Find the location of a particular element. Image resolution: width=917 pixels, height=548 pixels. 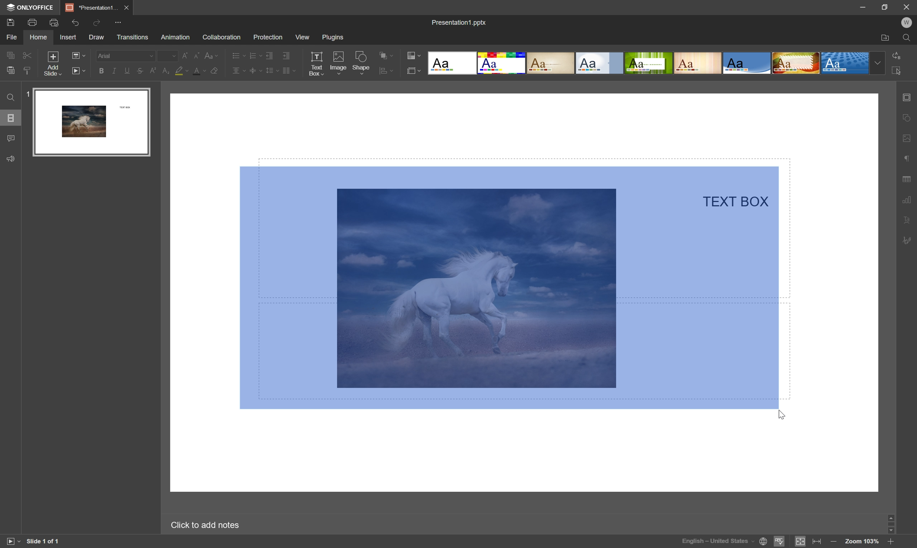

cursor is located at coordinates (784, 414).